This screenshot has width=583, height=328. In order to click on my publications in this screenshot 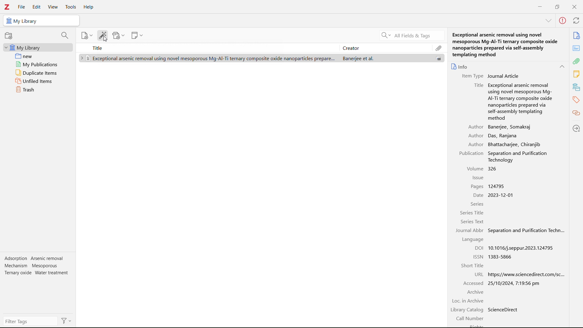, I will do `click(39, 64)`.